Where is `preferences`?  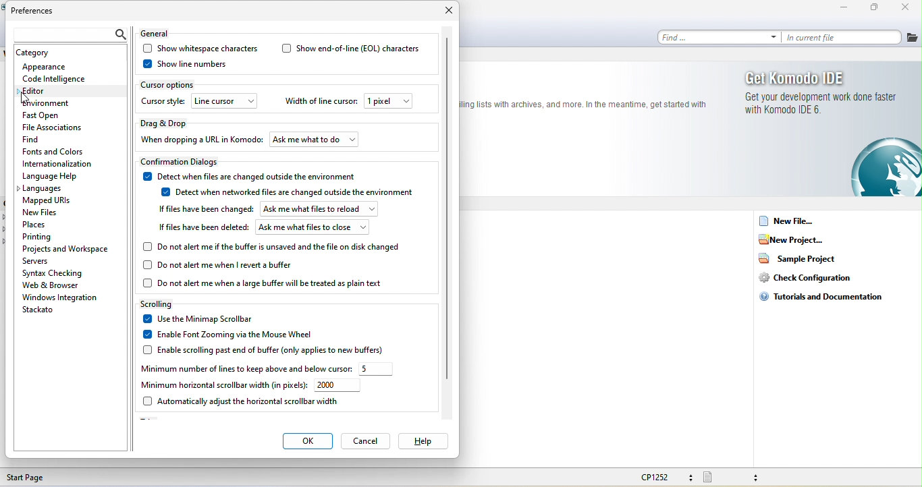
preferences is located at coordinates (34, 12).